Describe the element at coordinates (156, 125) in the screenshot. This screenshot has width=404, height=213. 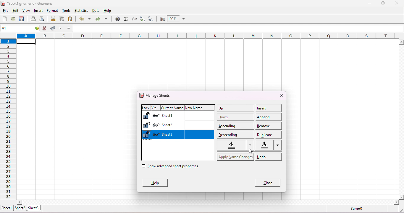
I see `Hide sheet 2` at that location.